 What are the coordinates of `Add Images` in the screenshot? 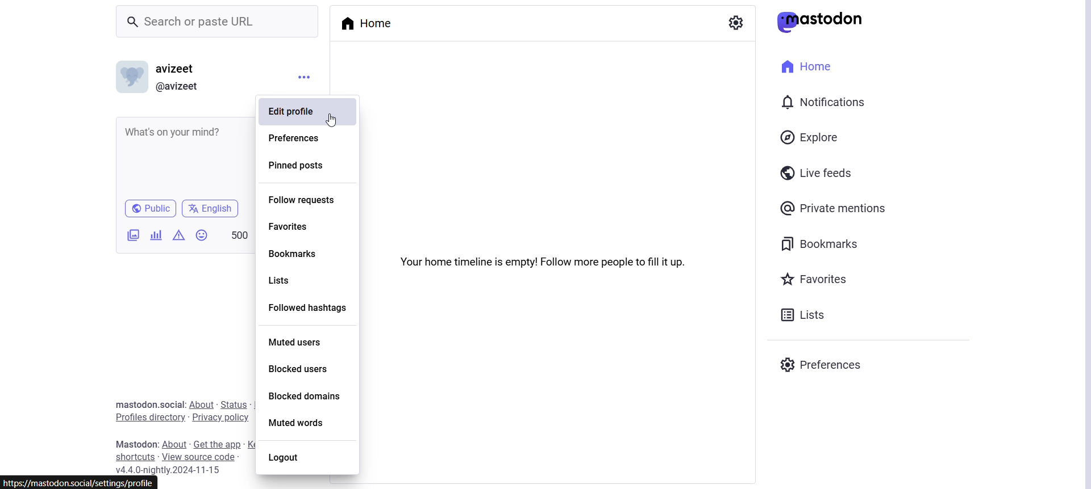 It's located at (134, 234).